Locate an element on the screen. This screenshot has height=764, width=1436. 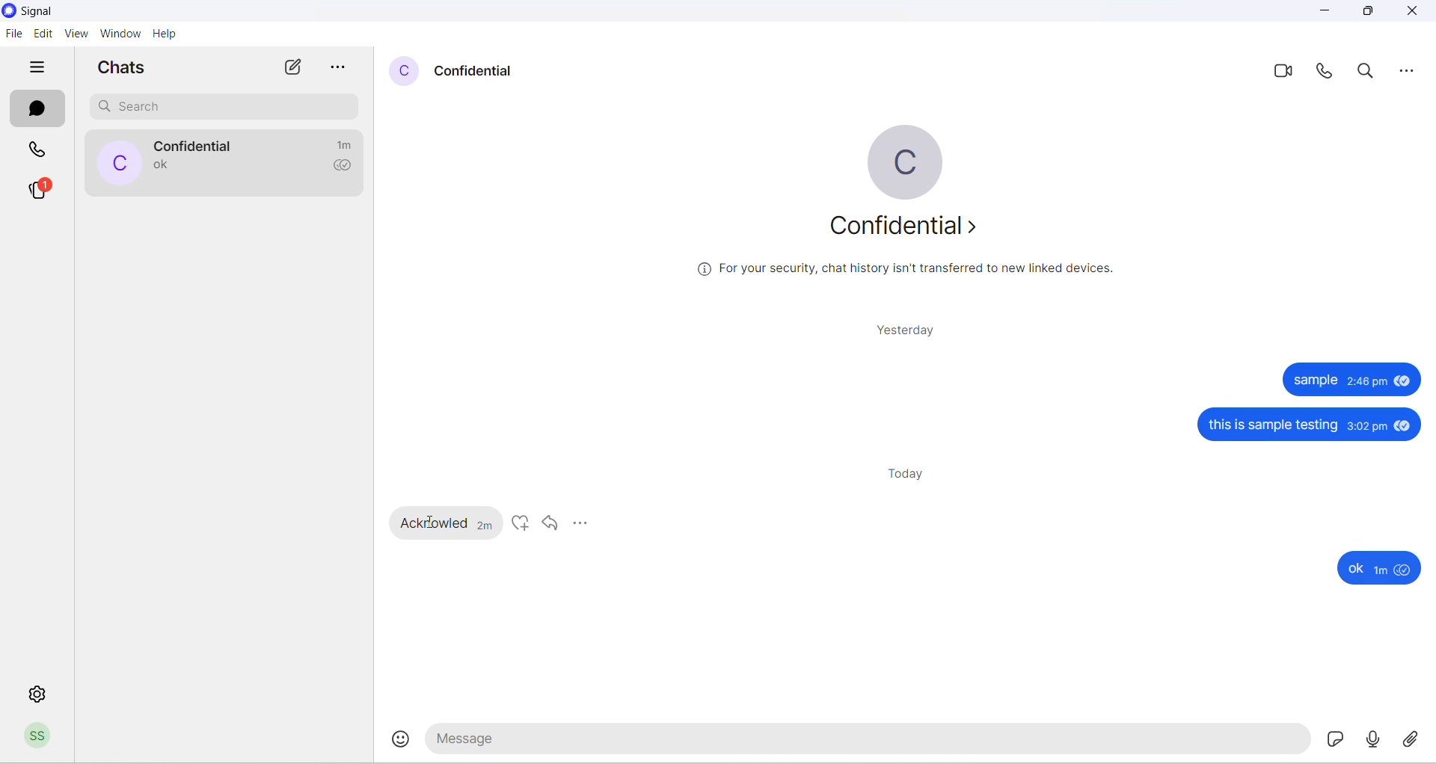
profile is located at coordinates (38, 737).